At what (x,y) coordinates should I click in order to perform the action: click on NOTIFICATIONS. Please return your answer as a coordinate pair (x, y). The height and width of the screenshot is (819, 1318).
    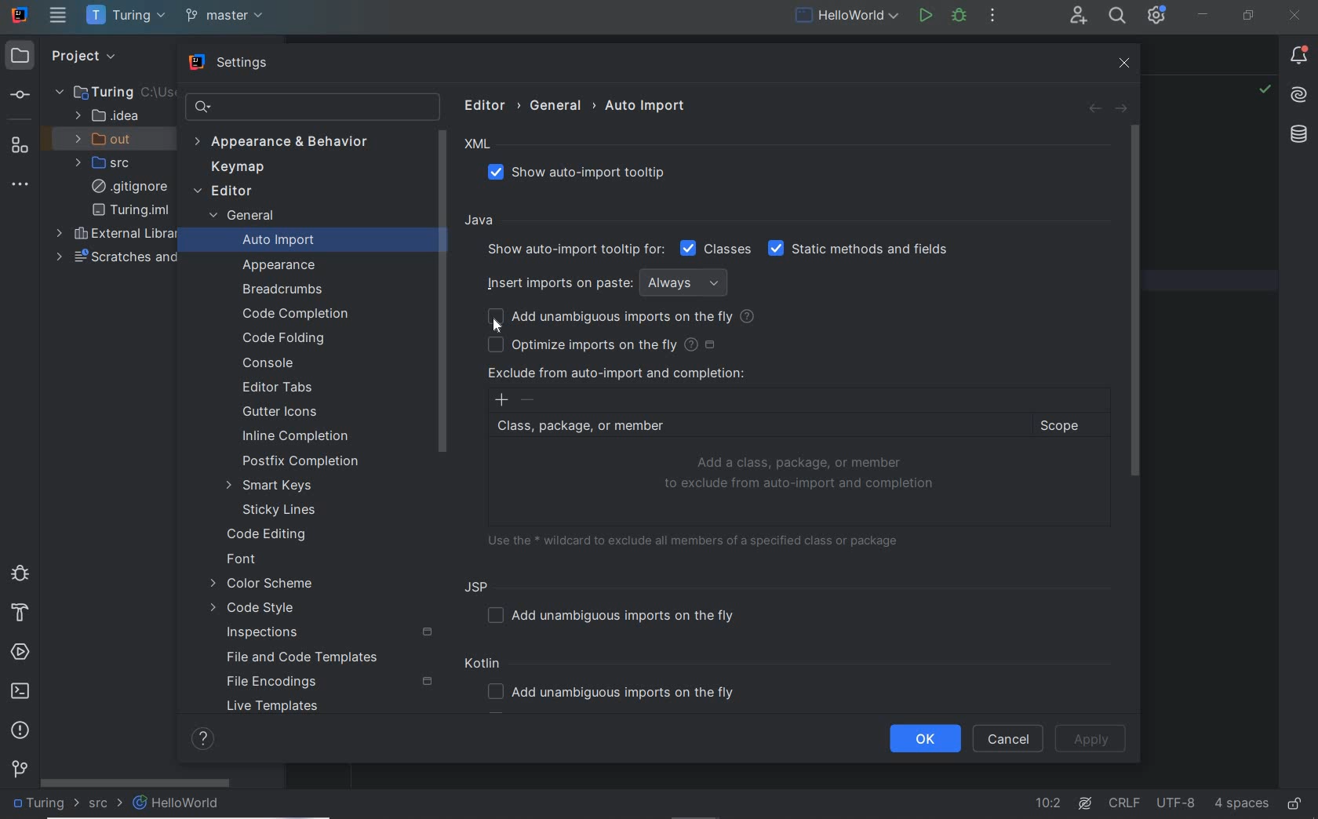
    Looking at the image, I should click on (1299, 56).